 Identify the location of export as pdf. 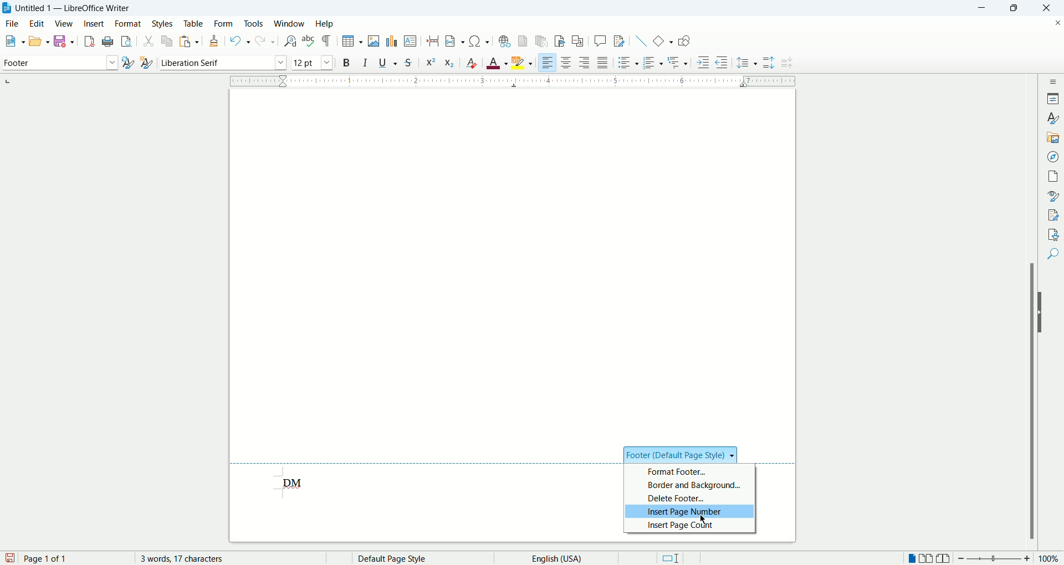
(88, 41).